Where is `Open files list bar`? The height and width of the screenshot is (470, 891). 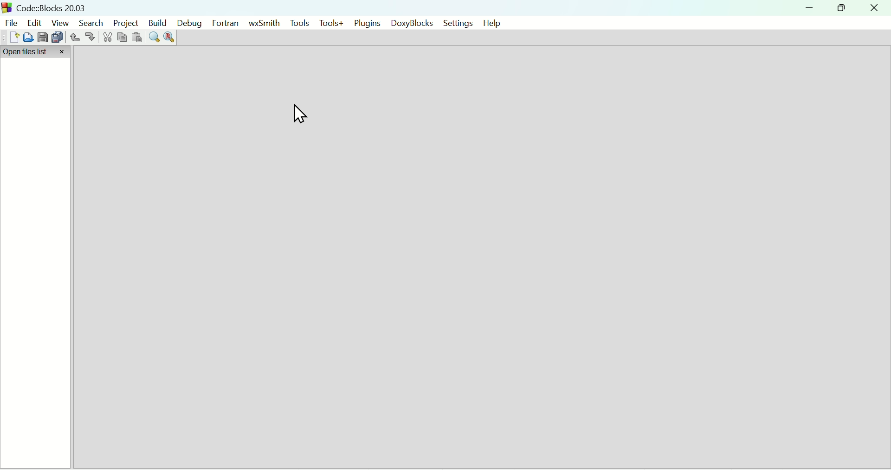 Open files list bar is located at coordinates (34, 261).